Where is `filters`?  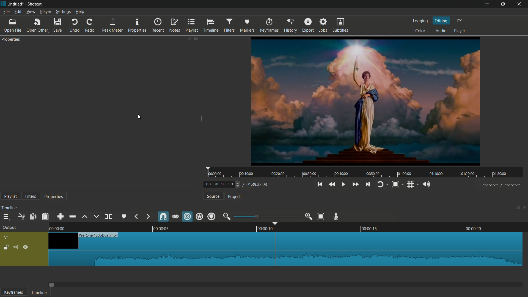 filters is located at coordinates (228, 25).